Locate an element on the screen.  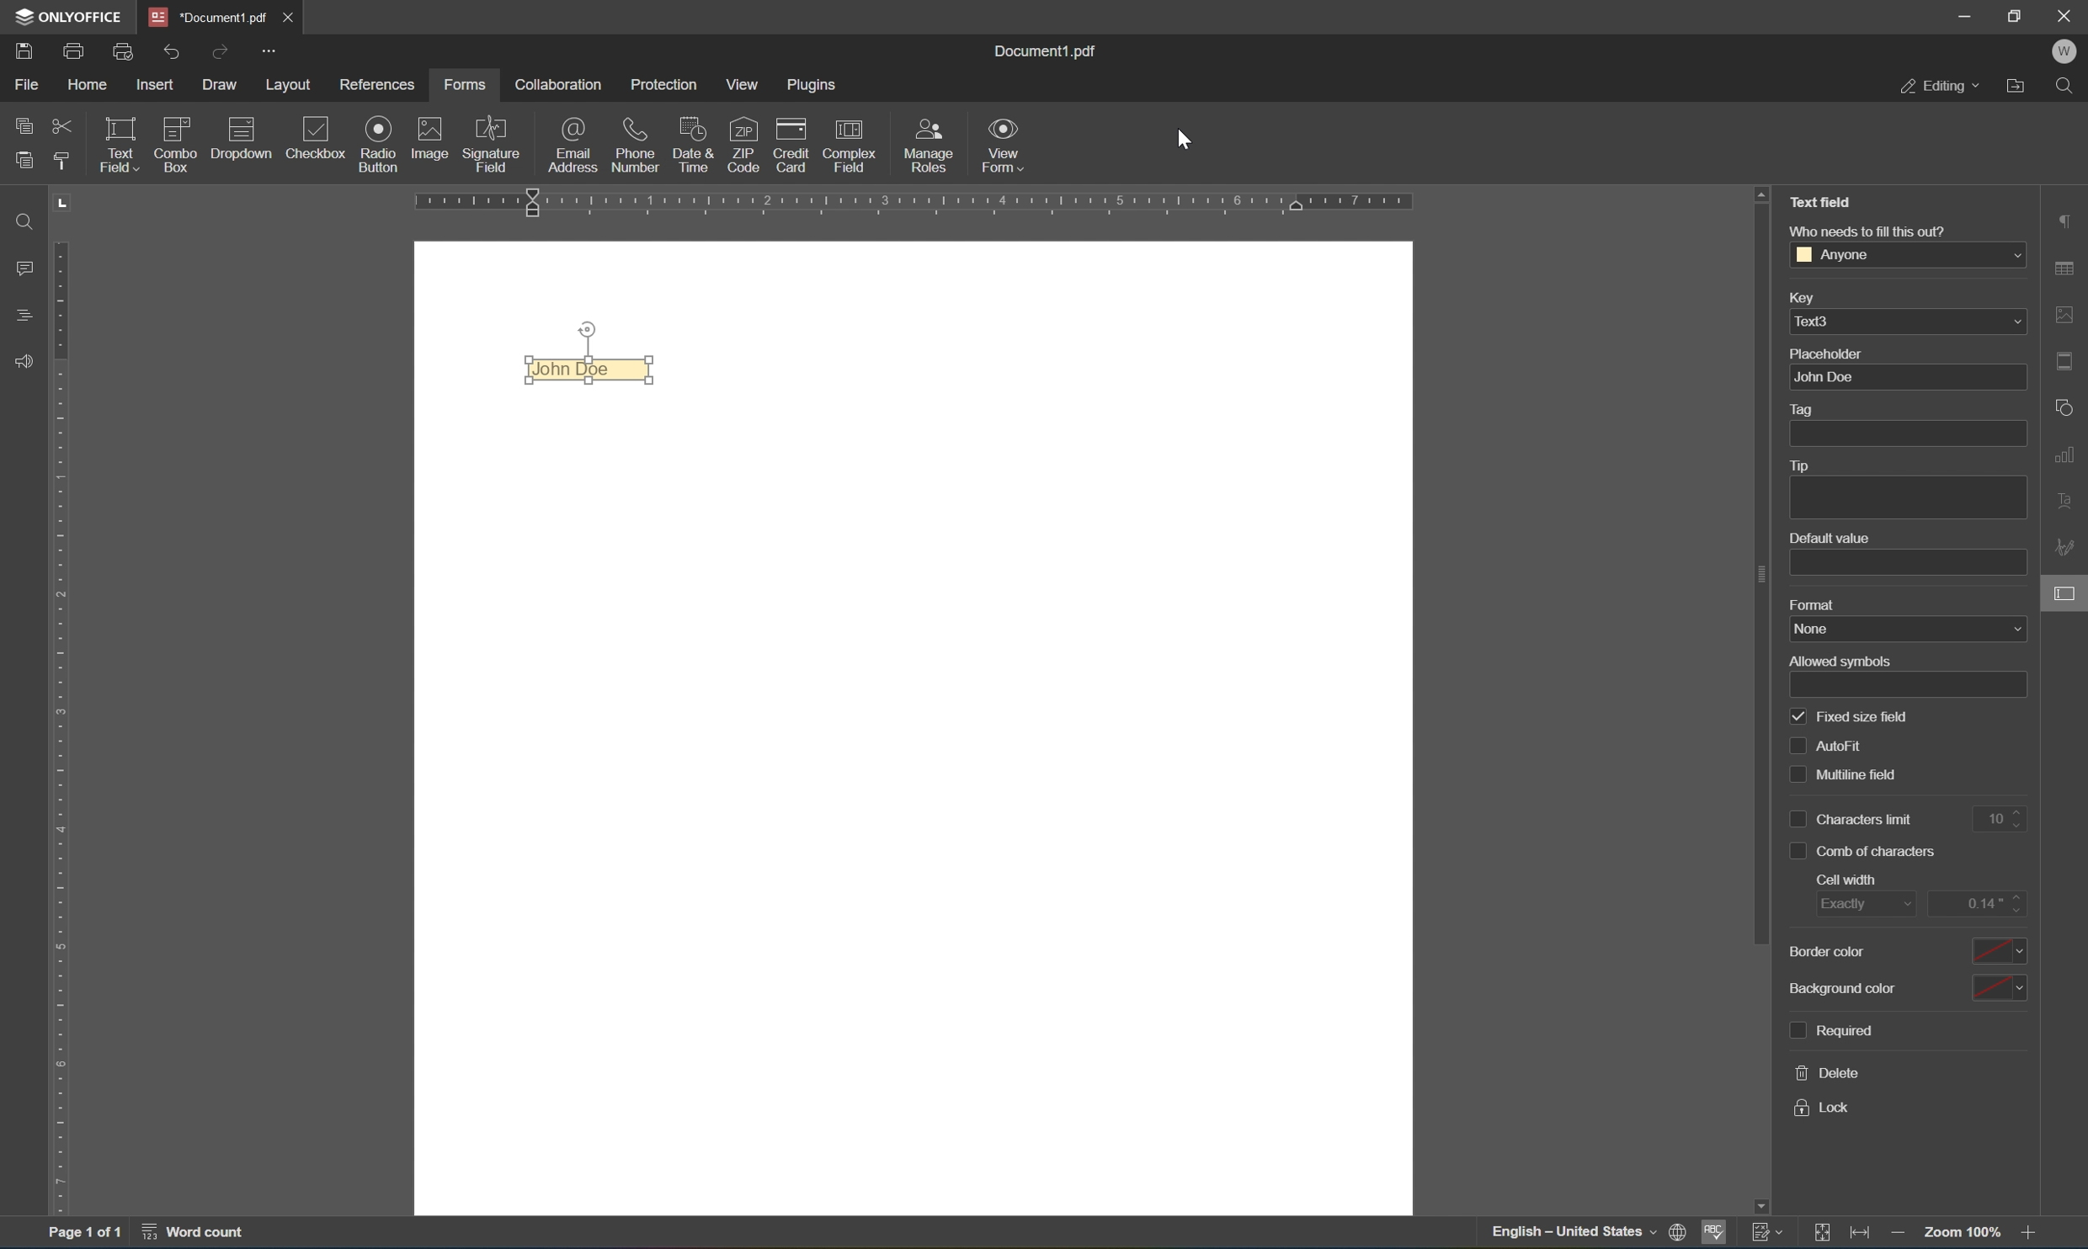
headings is located at coordinates (20, 316).